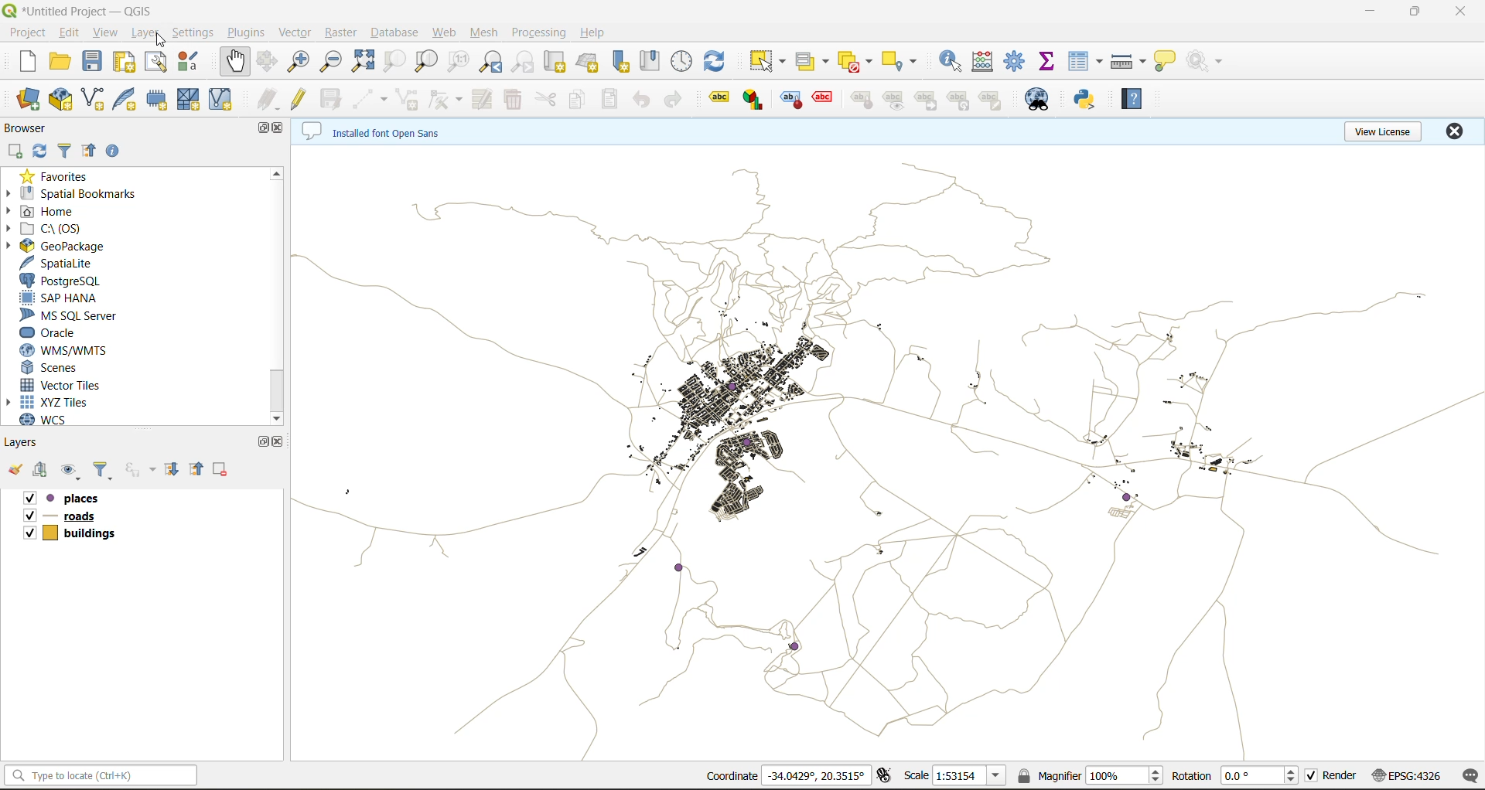 The image size is (1485, 790). Describe the element at coordinates (276, 294) in the screenshot. I see `cursor` at that location.